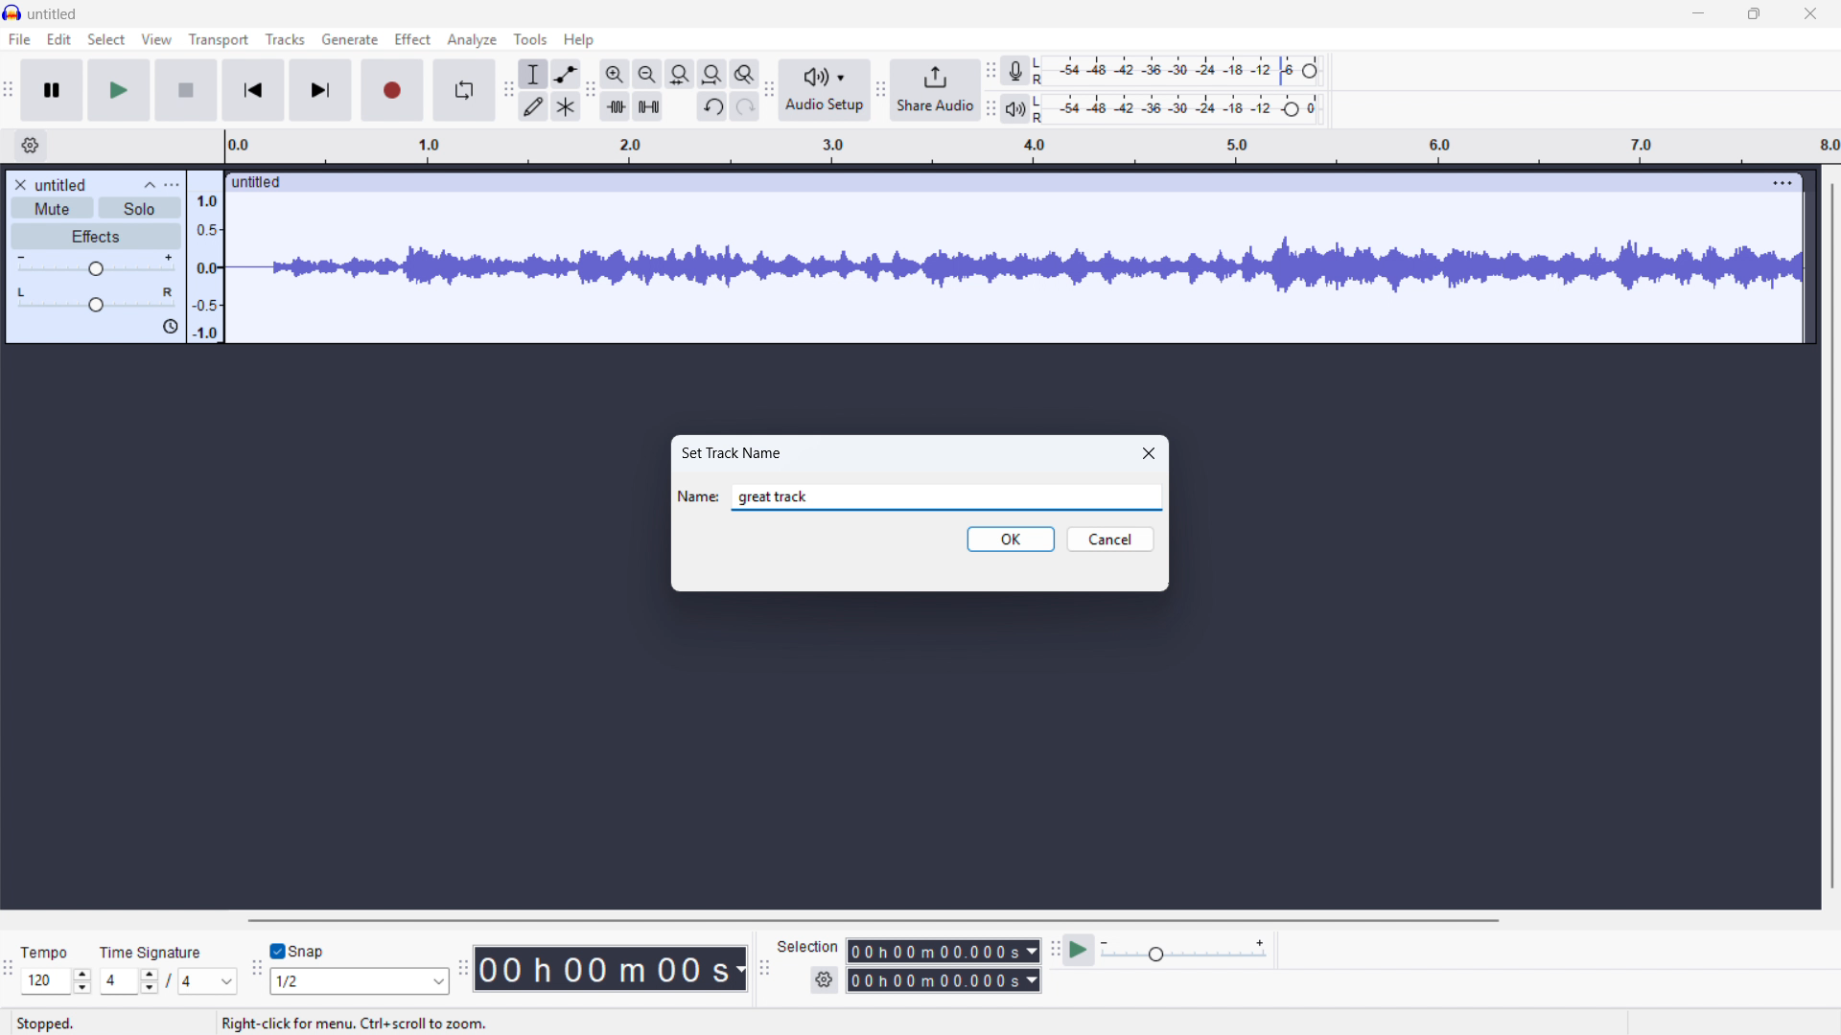  What do you see at coordinates (320, 91) in the screenshot?
I see `Skip to end ` at bounding box center [320, 91].